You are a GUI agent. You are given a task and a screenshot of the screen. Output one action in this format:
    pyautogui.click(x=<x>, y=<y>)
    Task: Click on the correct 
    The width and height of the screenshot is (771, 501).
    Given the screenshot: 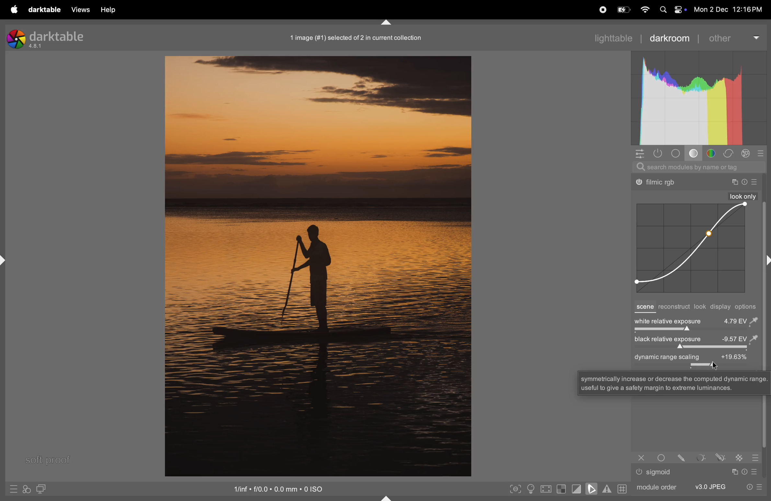 What is the action you would take?
    pyautogui.click(x=728, y=154)
    